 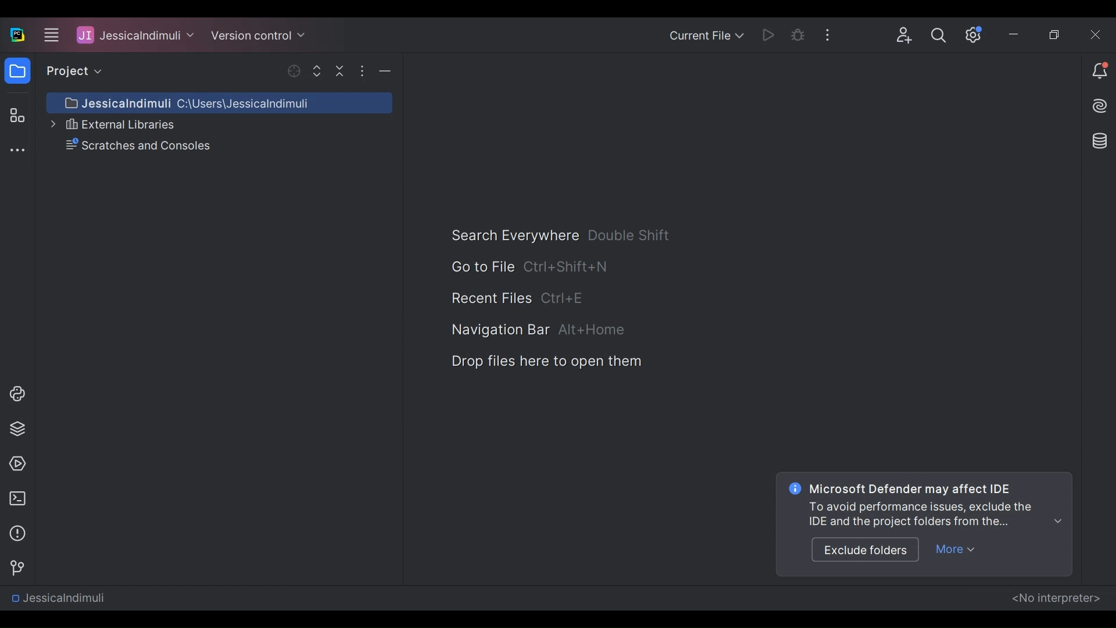 I want to click on External libraries, so click(x=116, y=126).